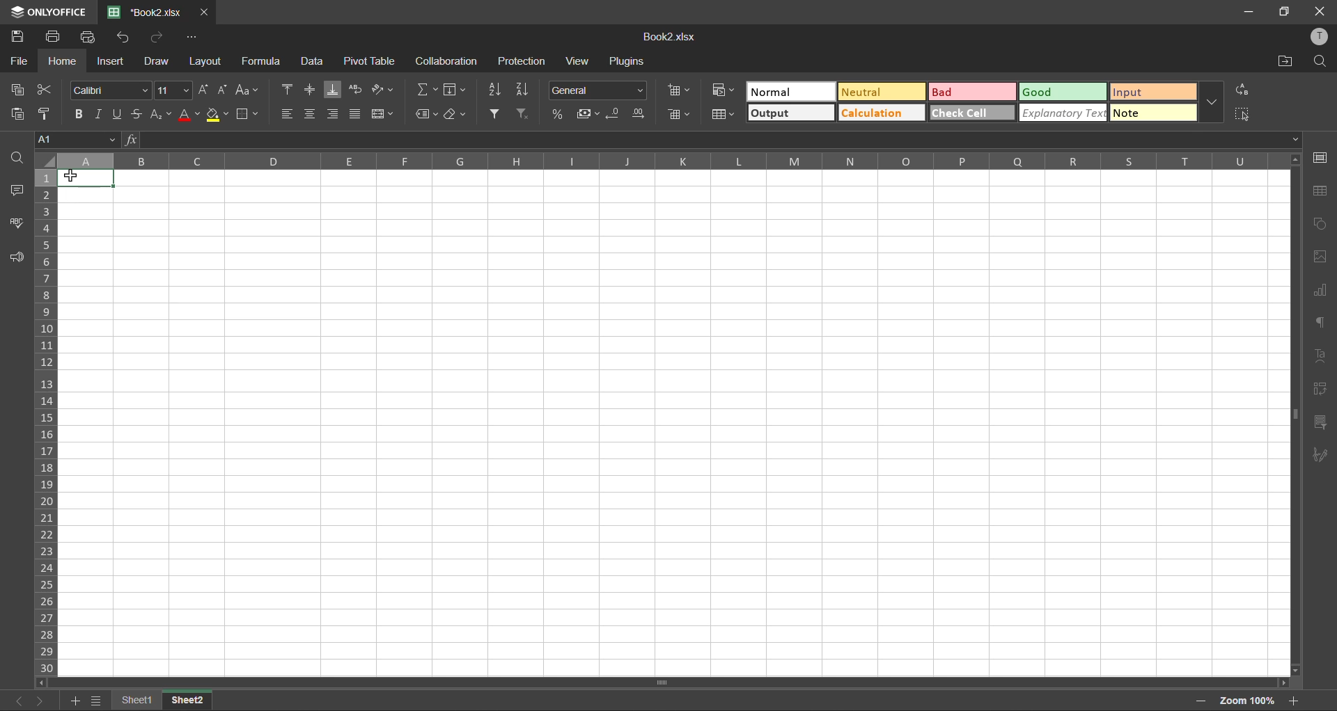 This screenshot has height=711, width=1337. What do you see at coordinates (630, 63) in the screenshot?
I see `plugins` at bounding box center [630, 63].